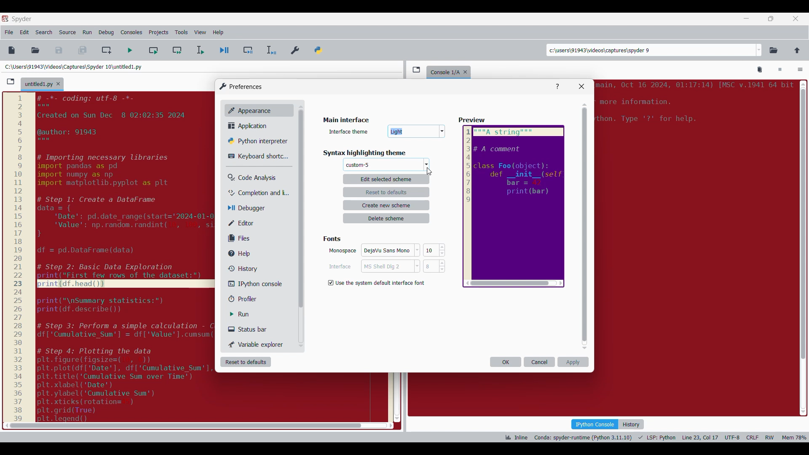 Image resolution: width=809 pixels, height=455 pixels. Describe the element at coordinates (250, 209) in the screenshot. I see `Debugger` at that location.